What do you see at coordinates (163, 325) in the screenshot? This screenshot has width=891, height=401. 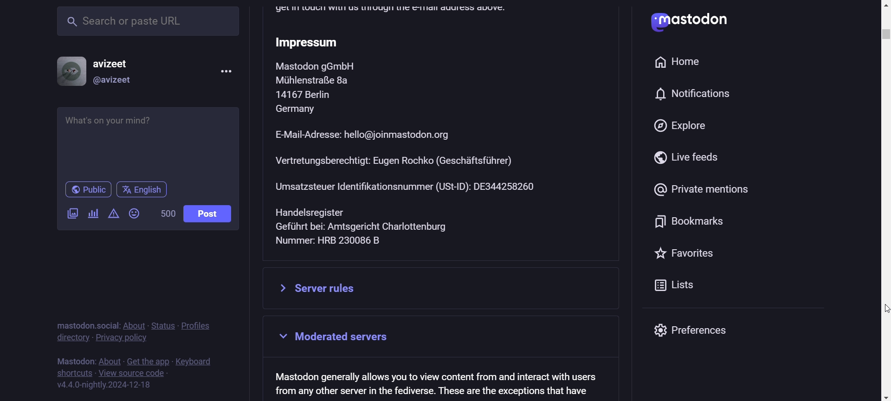 I see `status` at bounding box center [163, 325].